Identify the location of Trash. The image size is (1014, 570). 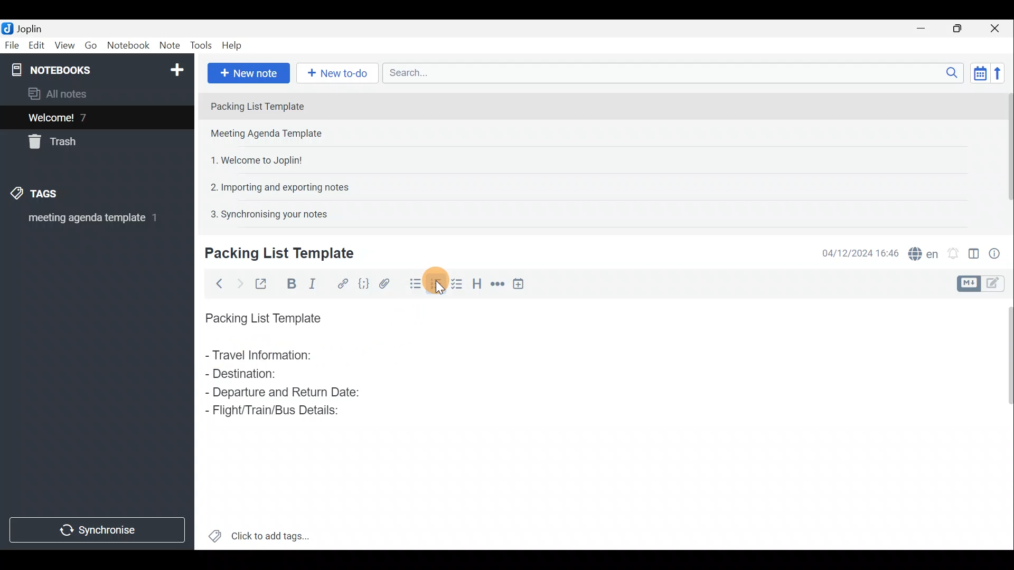
(57, 144).